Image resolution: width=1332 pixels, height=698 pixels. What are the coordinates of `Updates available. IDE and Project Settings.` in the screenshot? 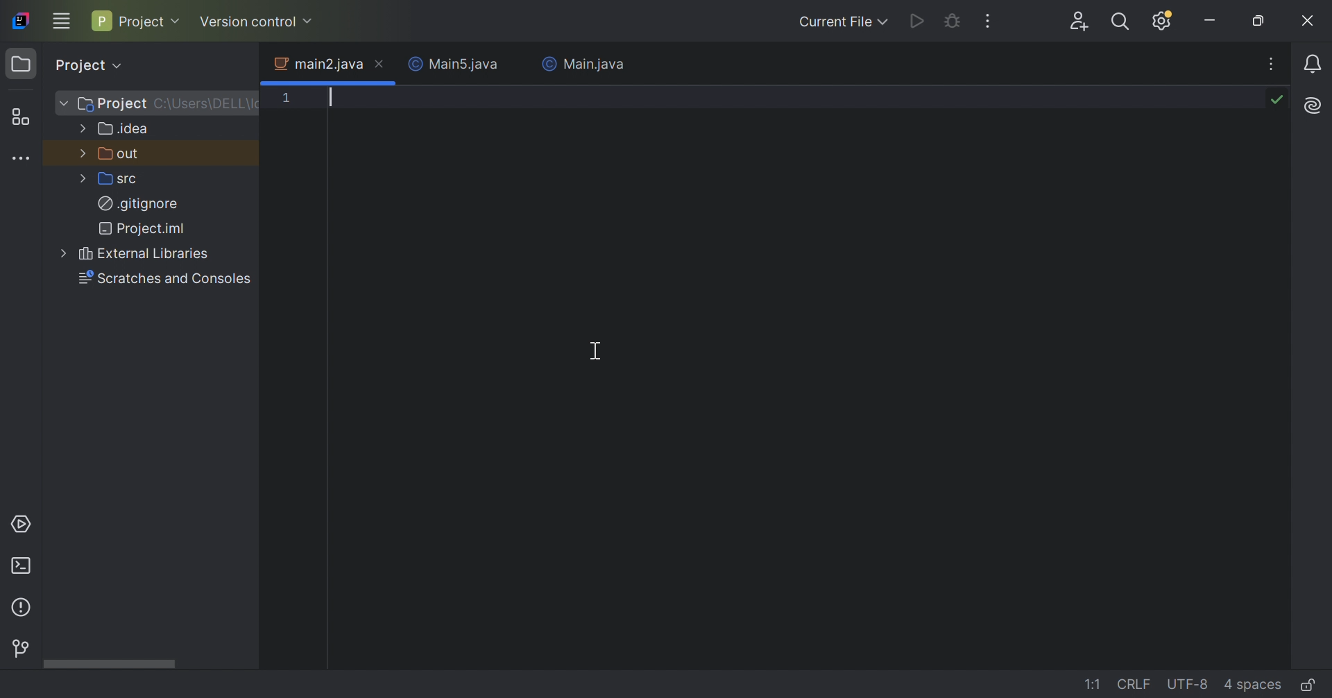 It's located at (1163, 21).